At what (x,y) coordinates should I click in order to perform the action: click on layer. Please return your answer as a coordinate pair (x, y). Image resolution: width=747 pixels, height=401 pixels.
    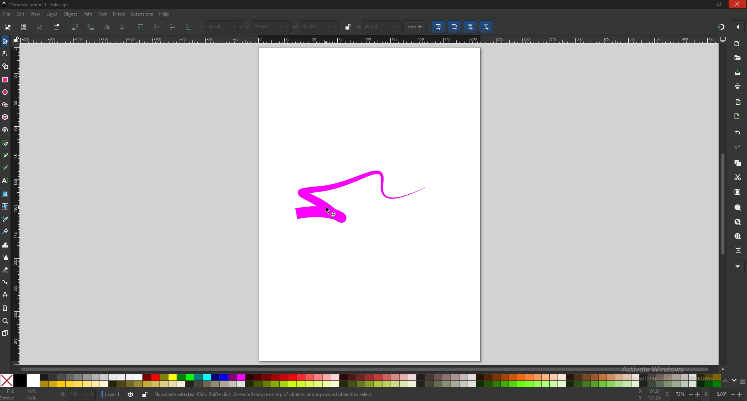
    Looking at the image, I should click on (111, 395).